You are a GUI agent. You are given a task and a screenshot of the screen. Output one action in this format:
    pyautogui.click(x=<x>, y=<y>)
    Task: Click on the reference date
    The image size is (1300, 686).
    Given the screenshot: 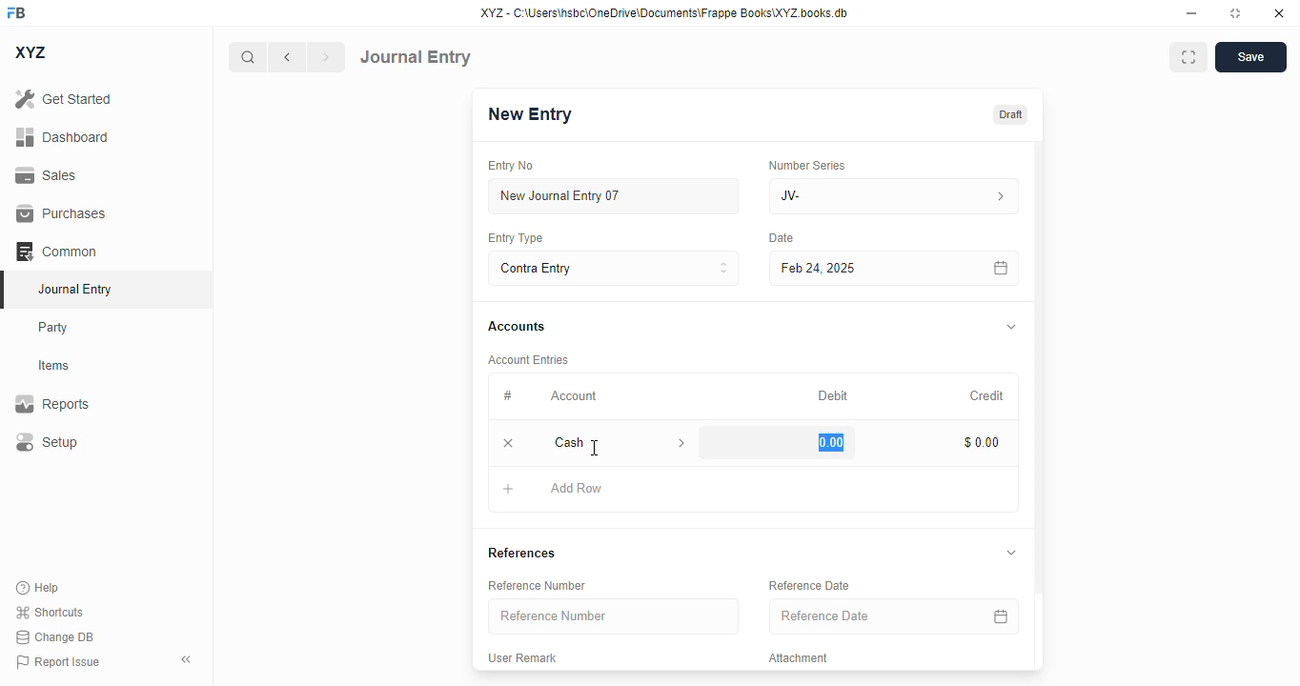 What is the action you would take?
    pyautogui.click(x=857, y=616)
    